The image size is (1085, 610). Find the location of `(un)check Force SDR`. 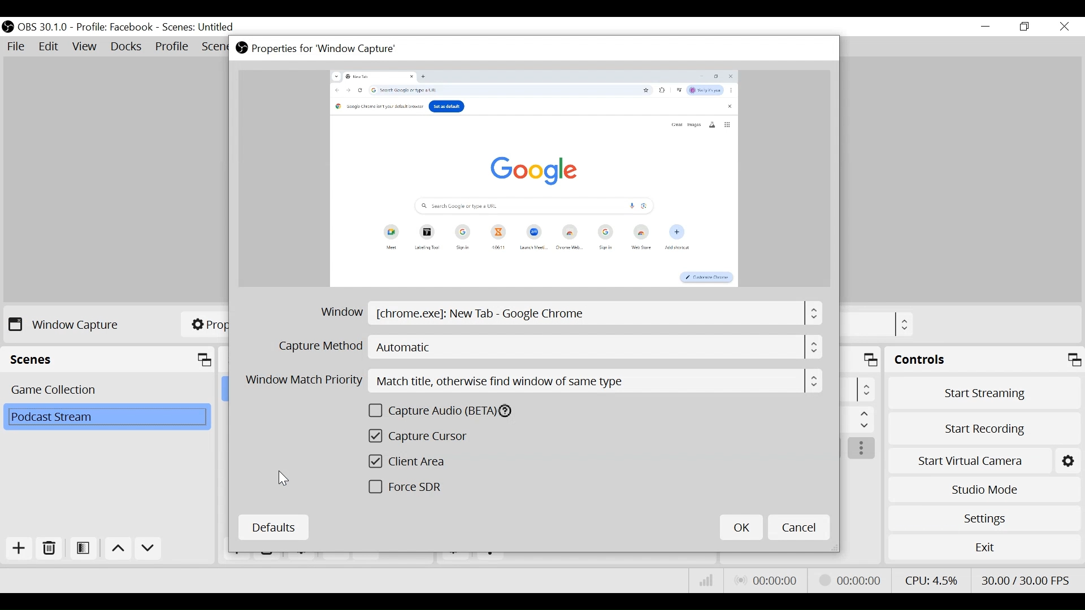

(un)check Force SDR is located at coordinates (410, 487).